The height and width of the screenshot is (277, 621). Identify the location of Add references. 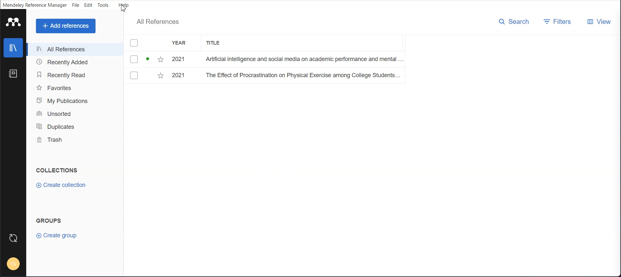
(65, 26).